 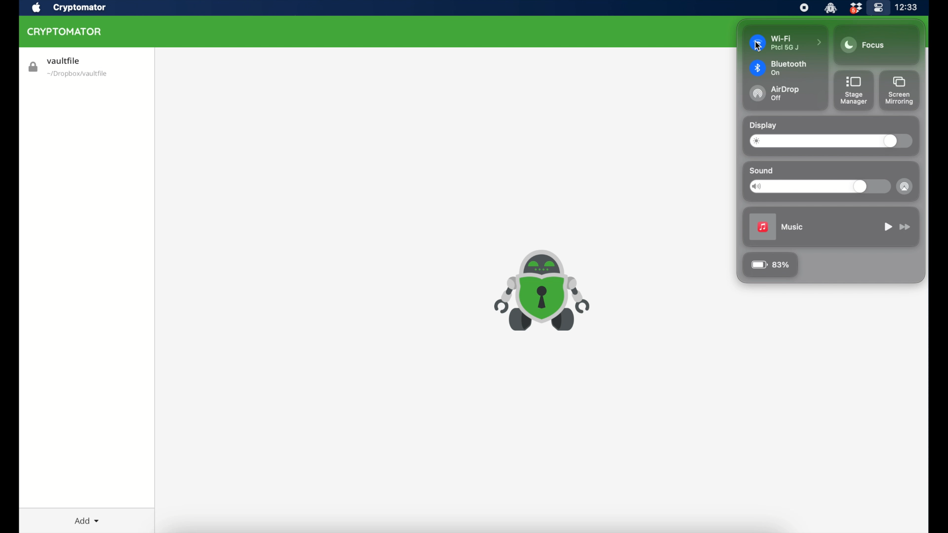 I want to click on cursor, so click(x=760, y=47).